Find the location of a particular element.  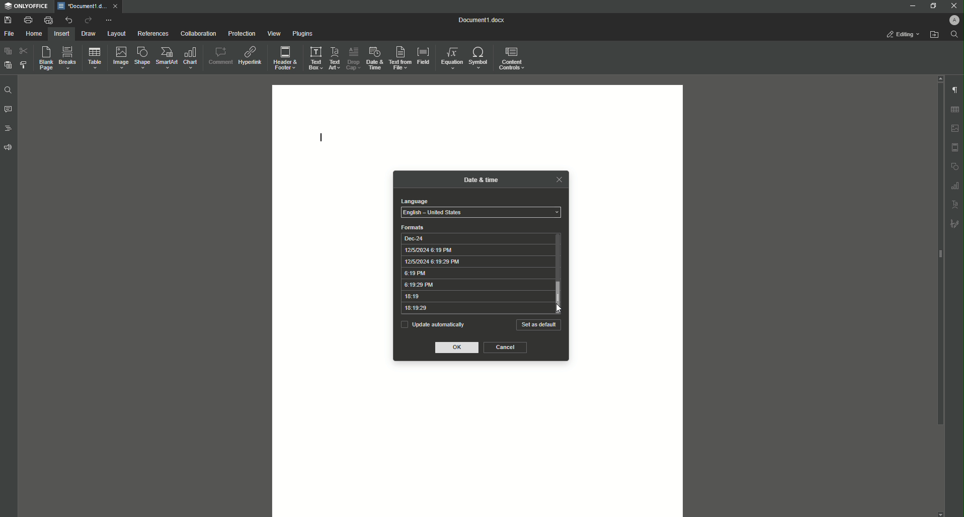

Layout is located at coordinates (117, 34).